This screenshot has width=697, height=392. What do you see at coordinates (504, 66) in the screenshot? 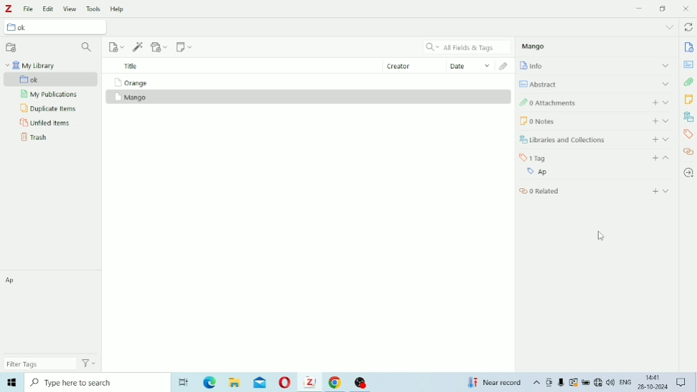
I see `Attachments` at bounding box center [504, 66].